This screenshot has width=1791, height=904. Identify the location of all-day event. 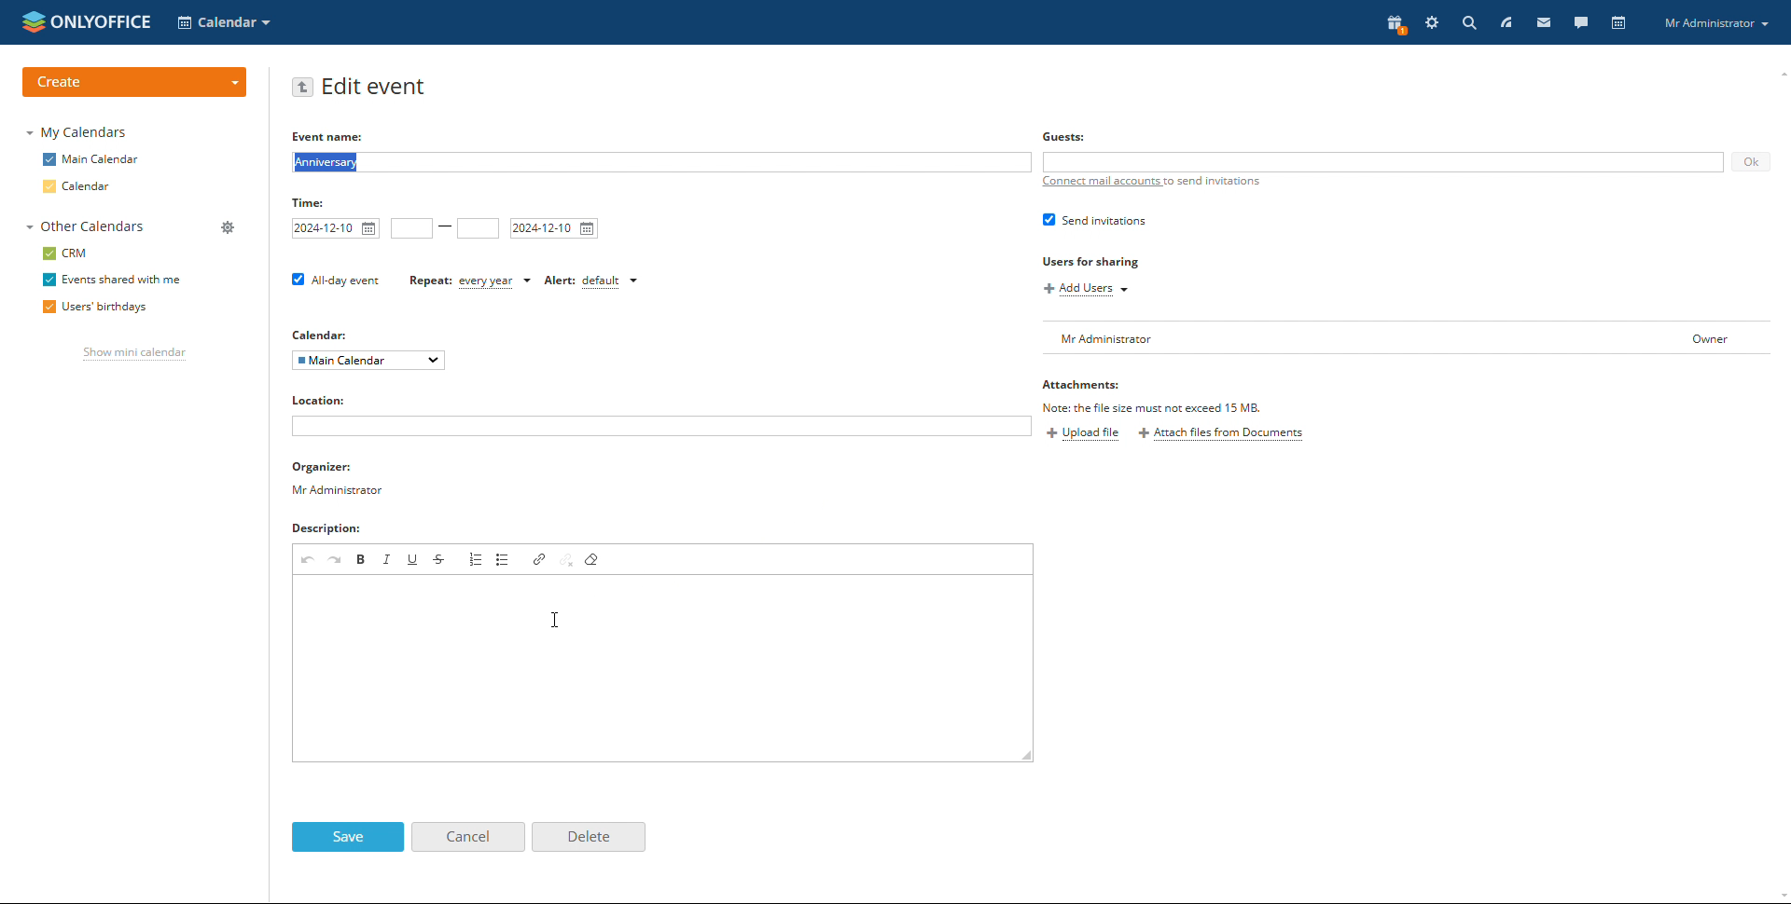
(336, 281).